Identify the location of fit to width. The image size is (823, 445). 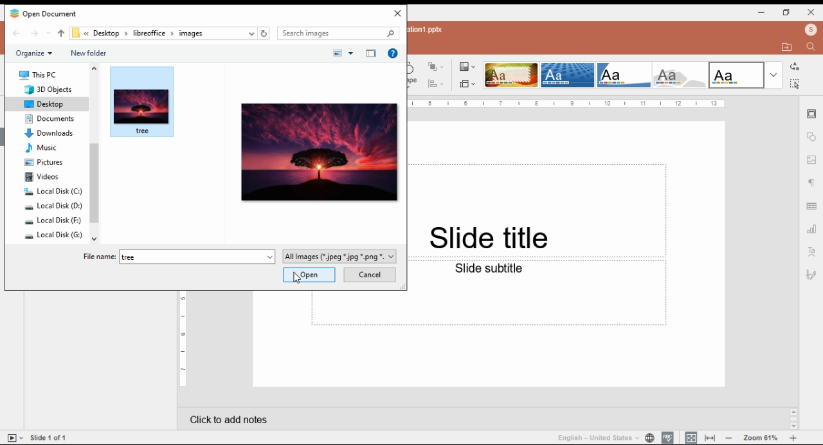
(710, 437).